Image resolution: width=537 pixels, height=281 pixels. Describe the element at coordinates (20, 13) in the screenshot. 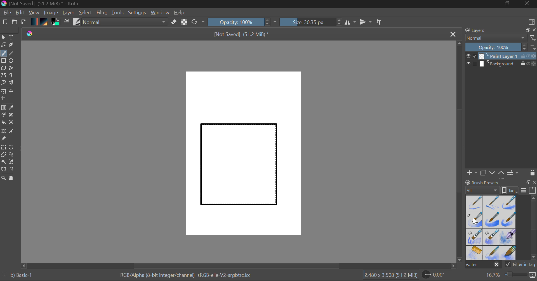

I see `Edit` at that location.